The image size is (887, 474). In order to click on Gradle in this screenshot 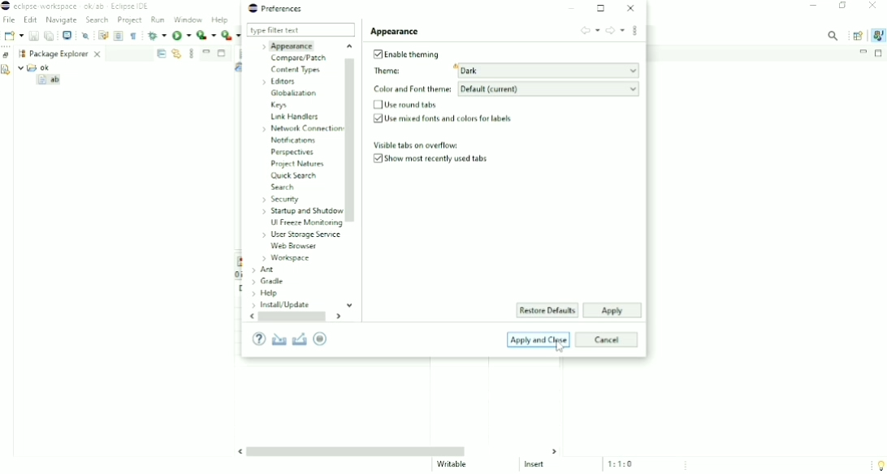, I will do `click(268, 282)`.